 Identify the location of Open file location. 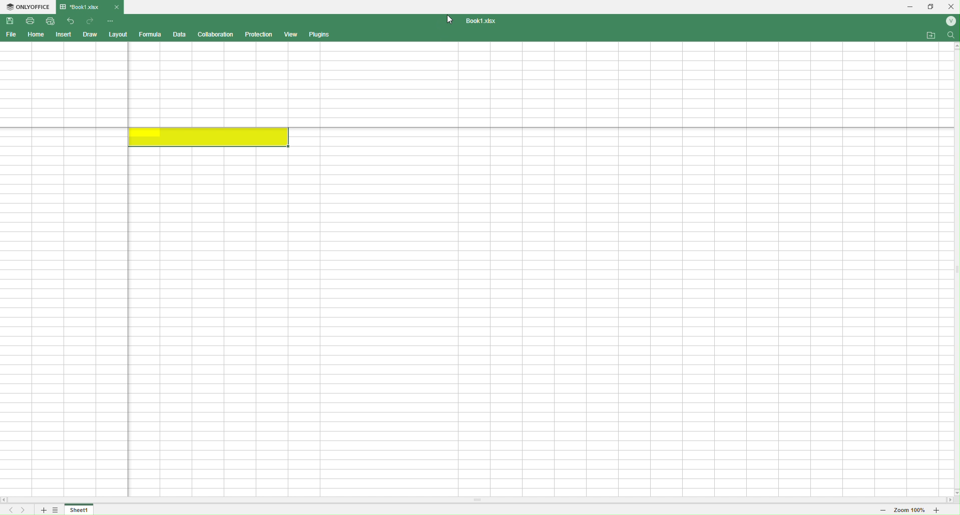
(931, 35).